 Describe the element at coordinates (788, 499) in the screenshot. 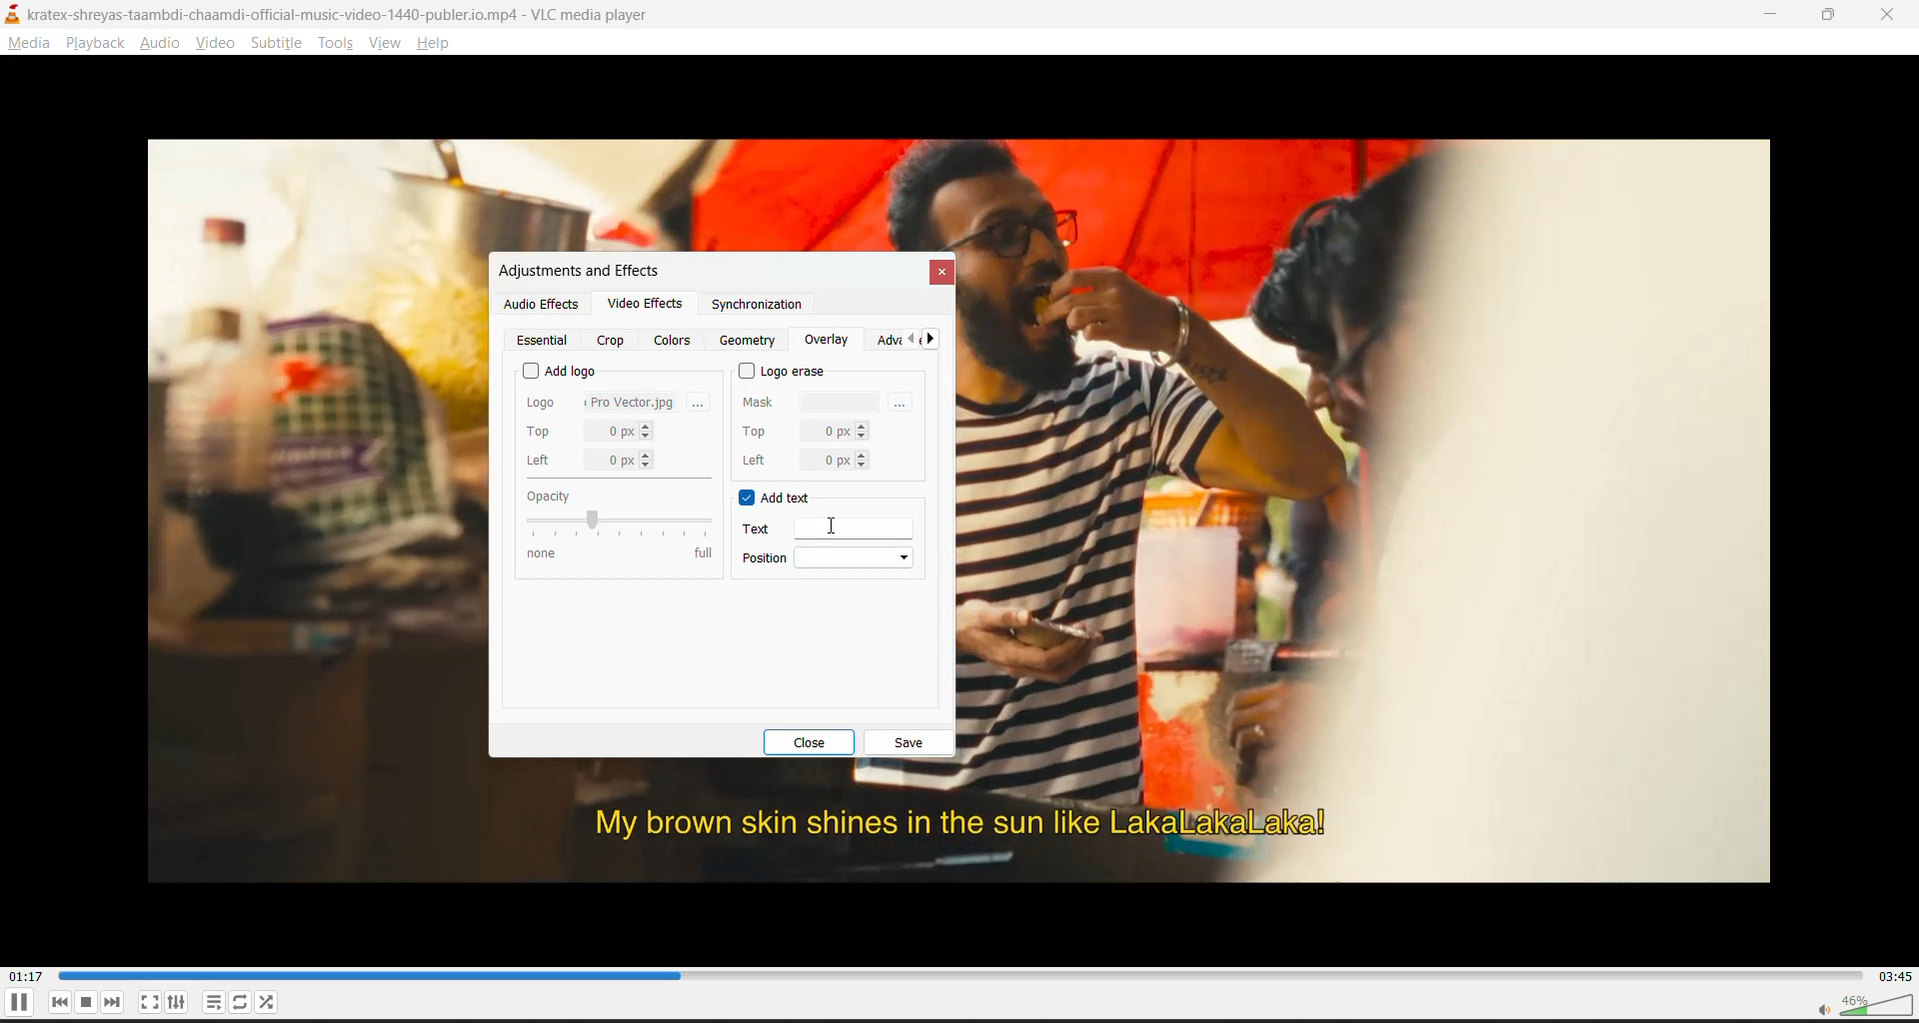

I see `add text` at that location.